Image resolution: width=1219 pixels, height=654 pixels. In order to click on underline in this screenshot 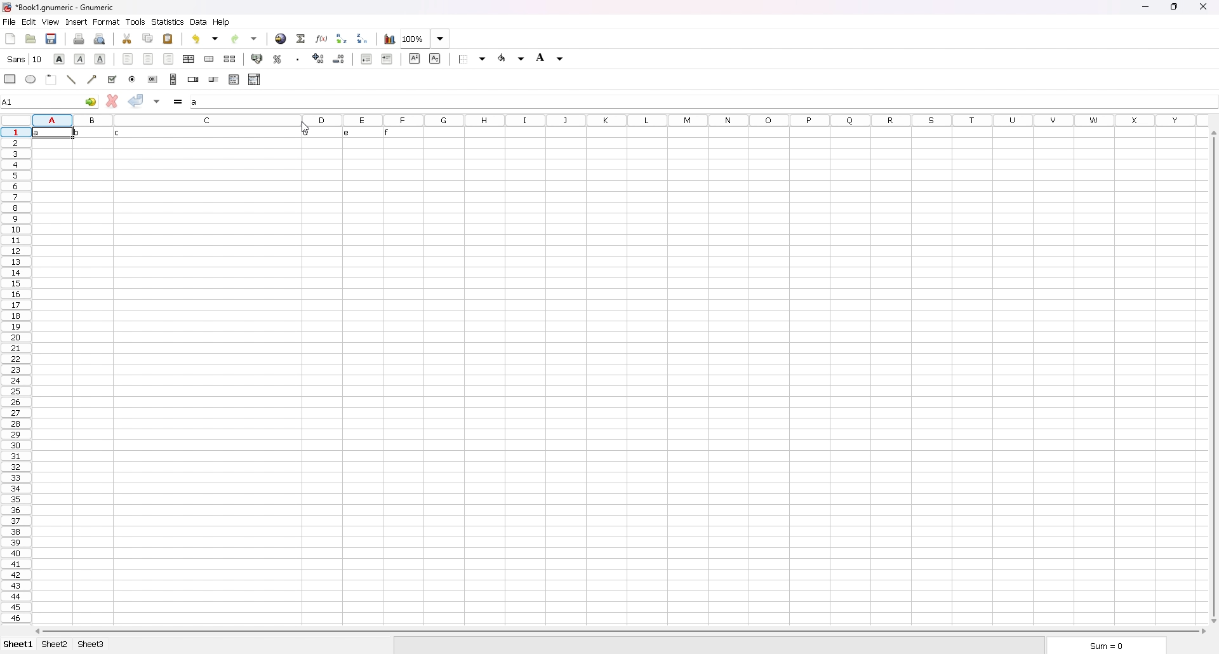, I will do `click(101, 59)`.